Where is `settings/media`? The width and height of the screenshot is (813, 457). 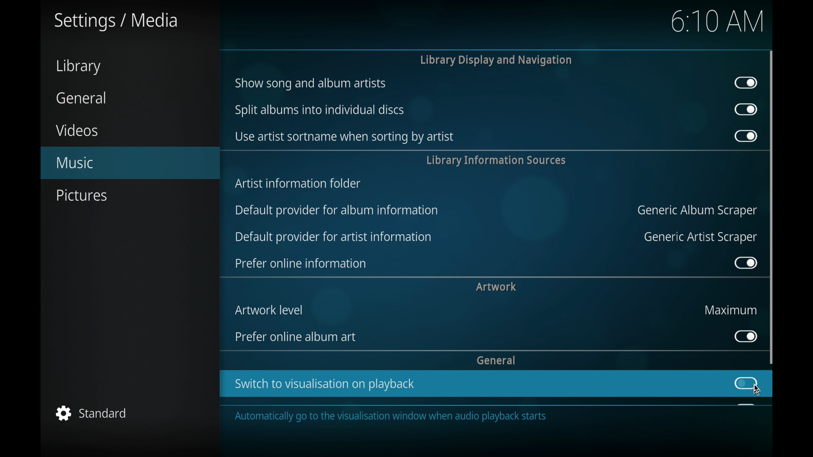 settings/media is located at coordinates (116, 22).